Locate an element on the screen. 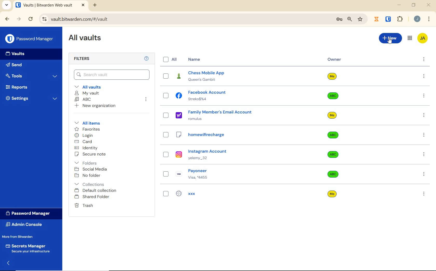 This screenshot has height=271, width=436. more options is located at coordinates (424, 96).